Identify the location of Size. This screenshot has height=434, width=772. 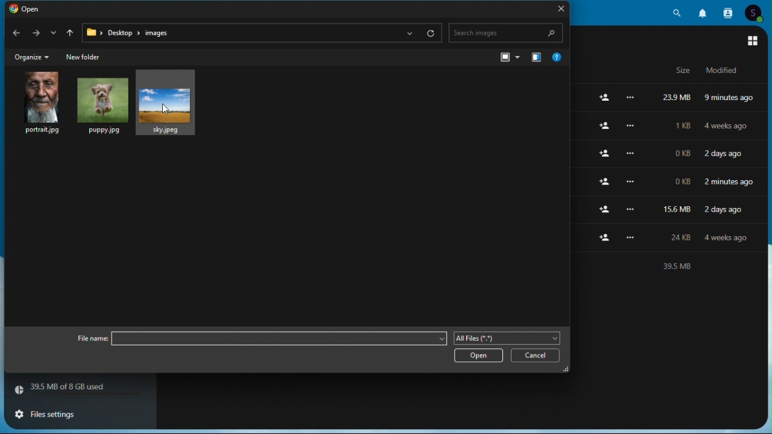
(683, 71).